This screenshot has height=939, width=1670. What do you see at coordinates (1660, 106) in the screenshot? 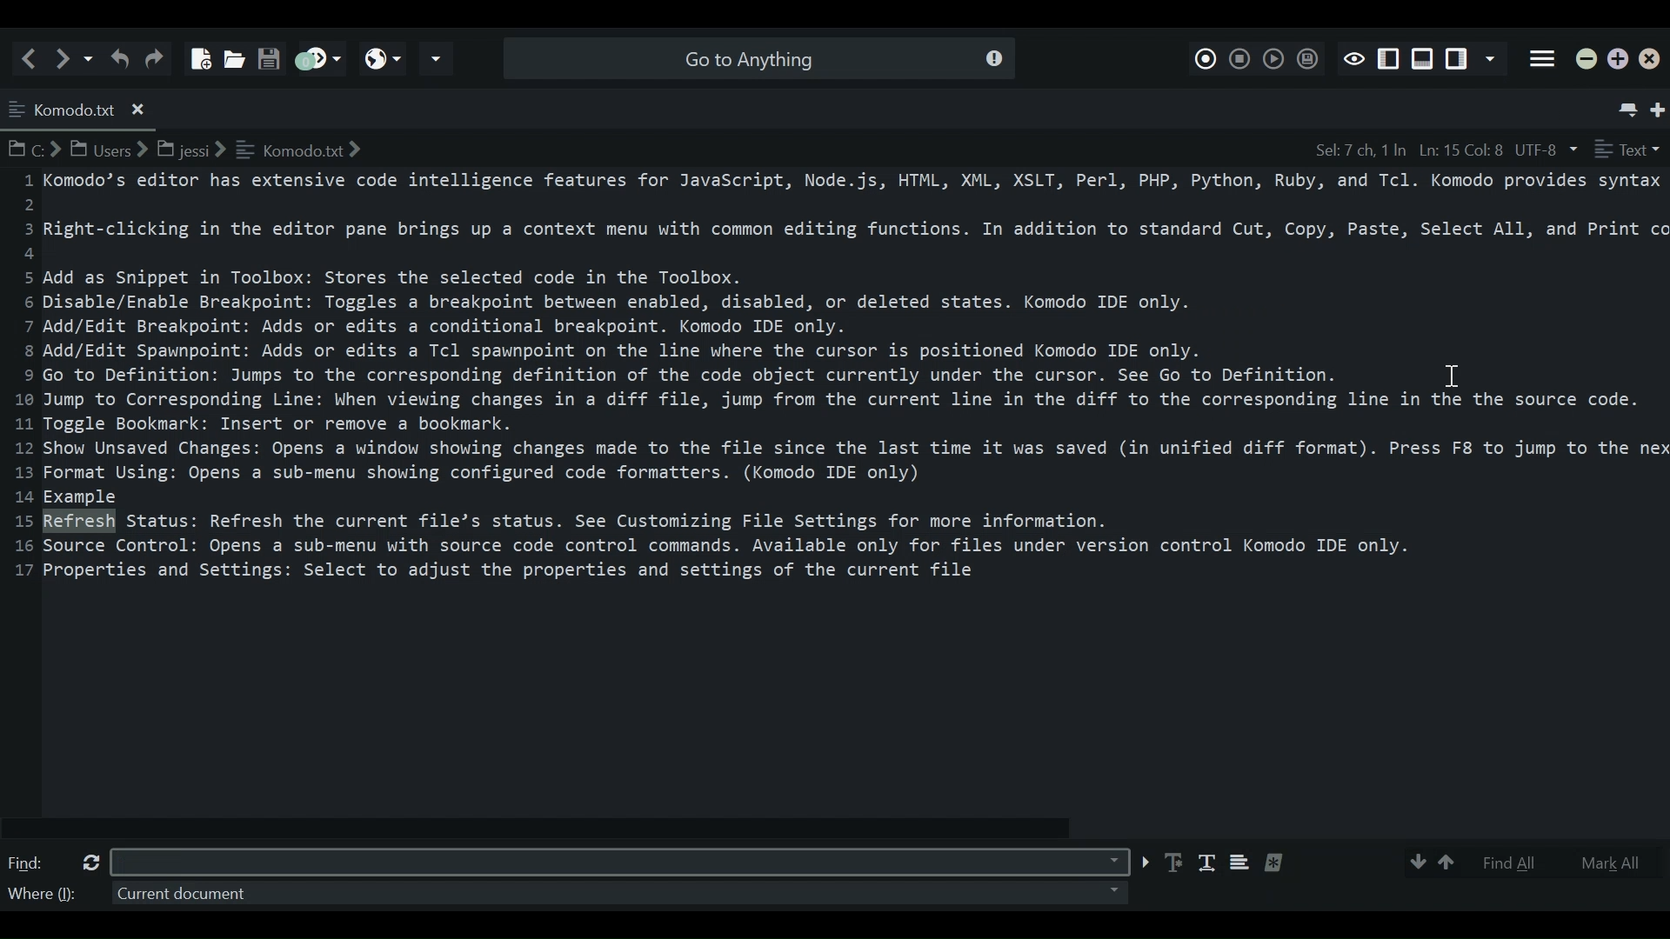
I see `New Tab` at bounding box center [1660, 106].